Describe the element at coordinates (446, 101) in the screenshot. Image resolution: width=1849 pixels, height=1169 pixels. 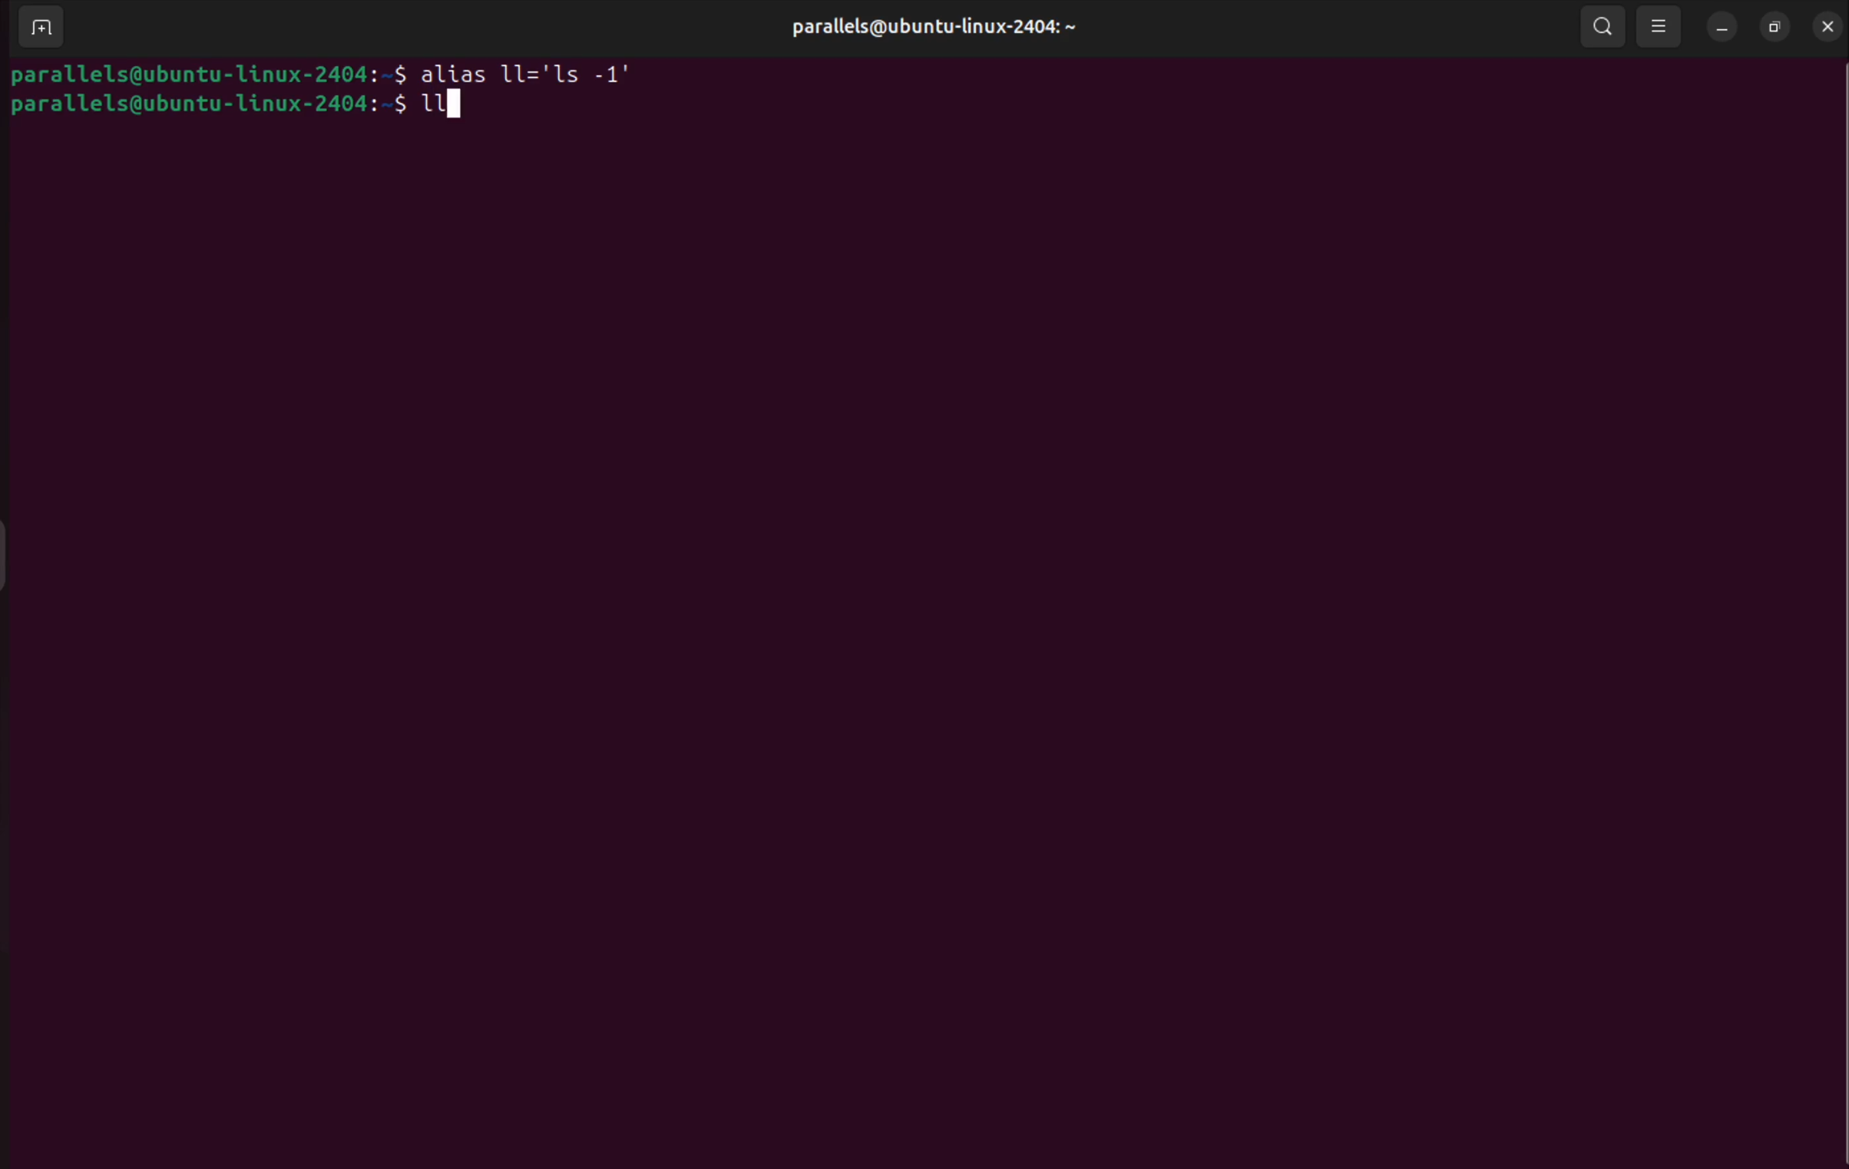
I see `ll` at that location.